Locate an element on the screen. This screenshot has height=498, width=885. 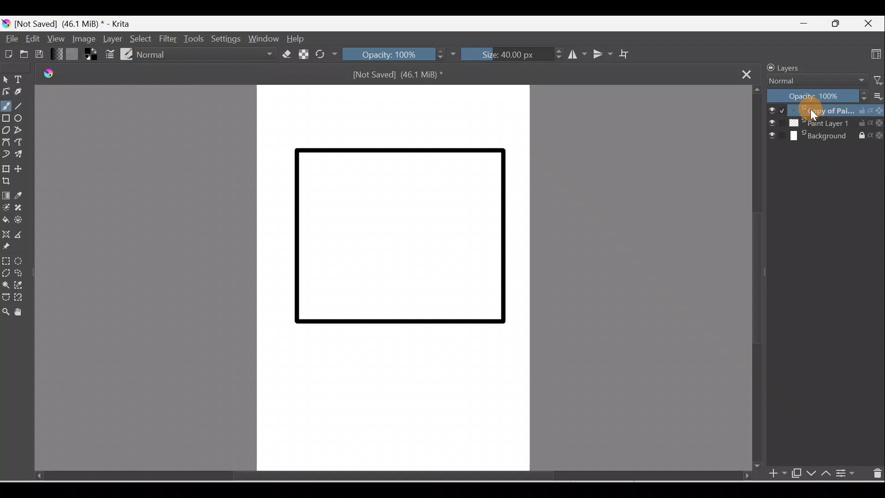
Crop the image to an area is located at coordinates (8, 181).